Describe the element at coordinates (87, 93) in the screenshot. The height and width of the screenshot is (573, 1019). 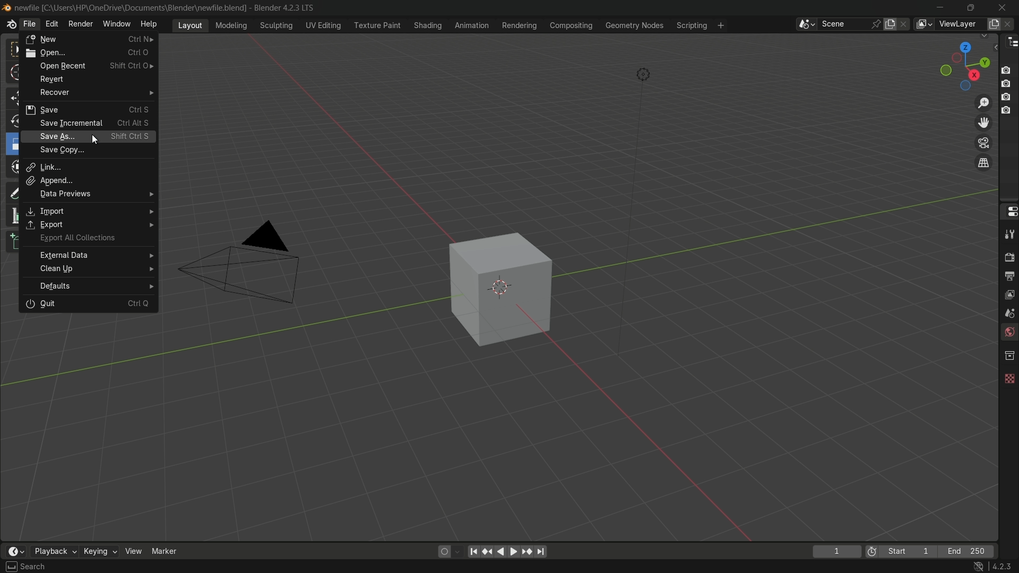
I see `recover` at that location.